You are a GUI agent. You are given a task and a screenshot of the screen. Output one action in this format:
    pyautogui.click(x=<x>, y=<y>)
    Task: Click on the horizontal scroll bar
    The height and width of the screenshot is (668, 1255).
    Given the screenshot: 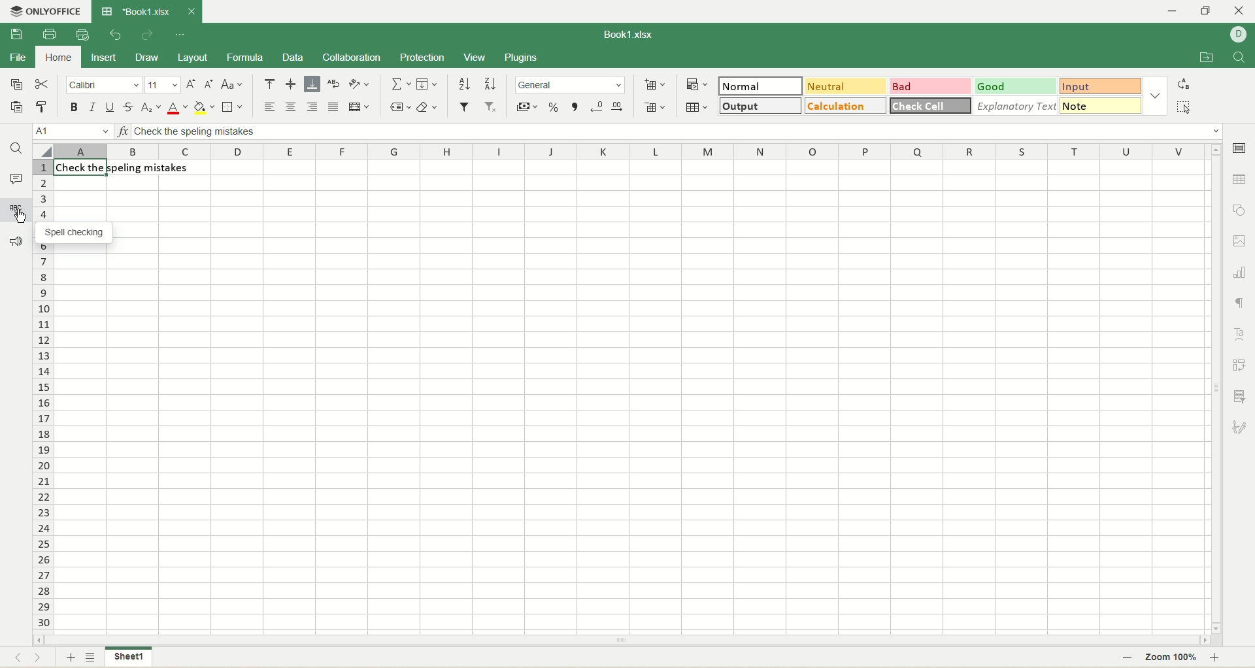 What is the action you would take?
    pyautogui.click(x=620, y=642)
    